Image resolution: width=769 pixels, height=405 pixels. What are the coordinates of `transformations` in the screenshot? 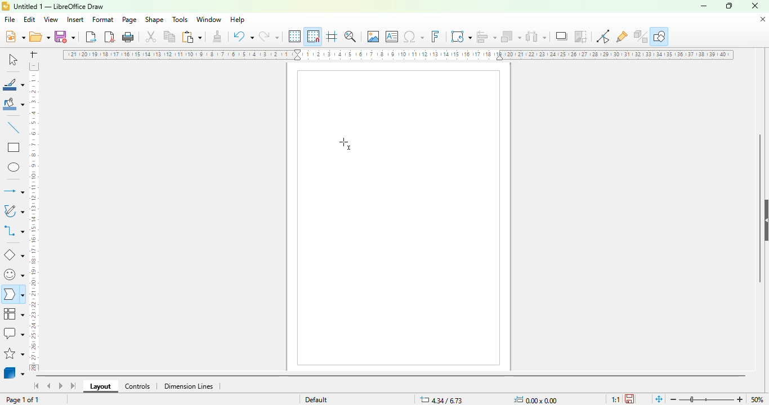 It's located at (461, 36).